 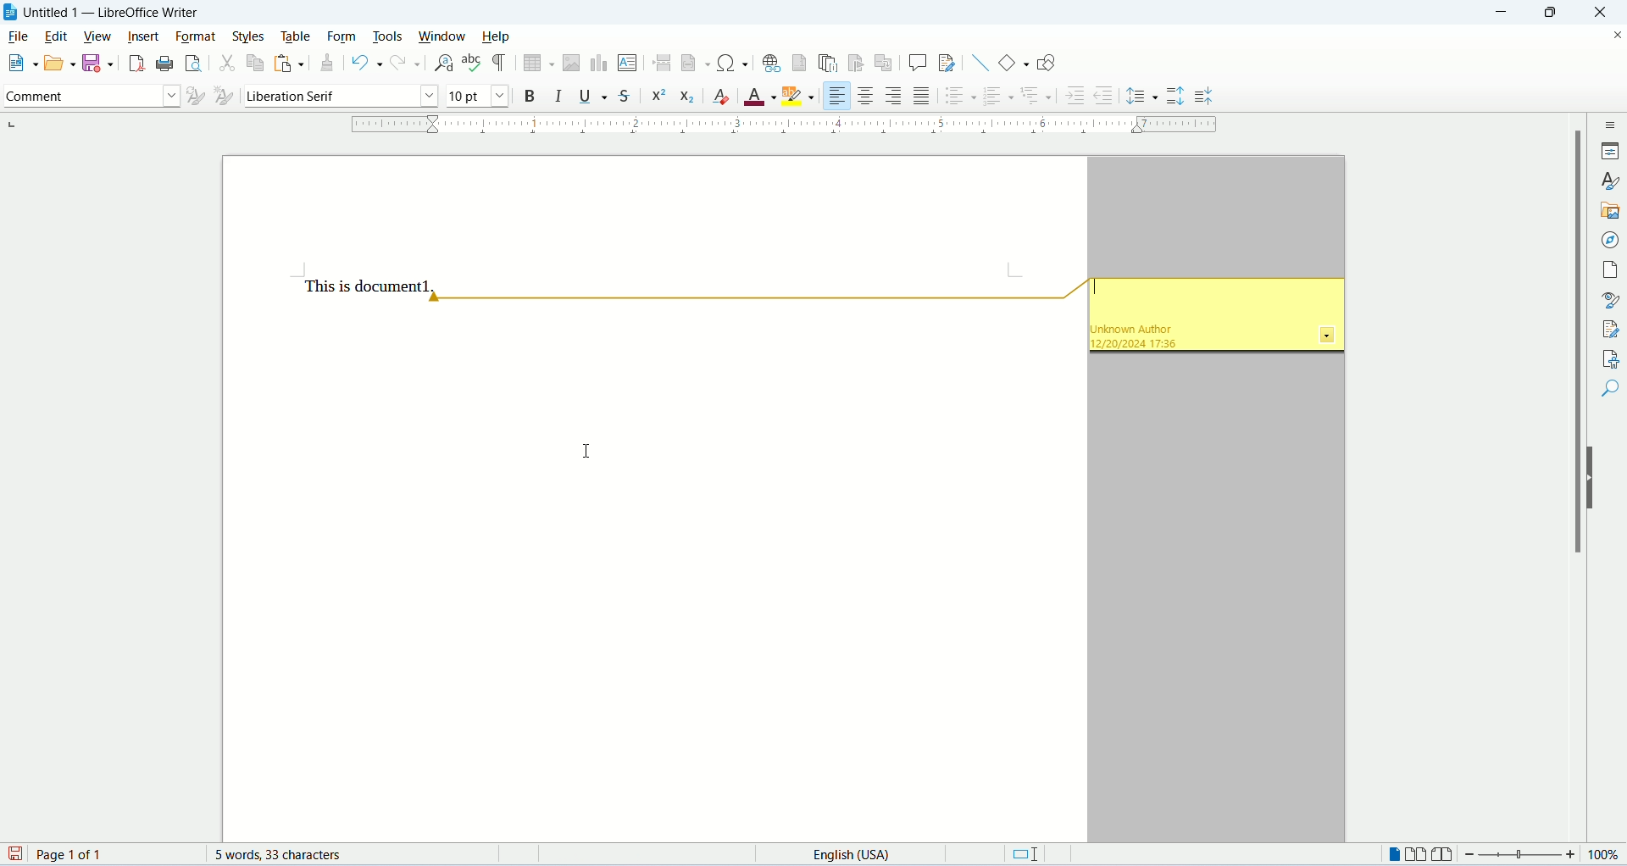 What do you see at coordinates (769, 63) in the screenshot?
I see `insert hyperlink` at bounding box center [769, 63].